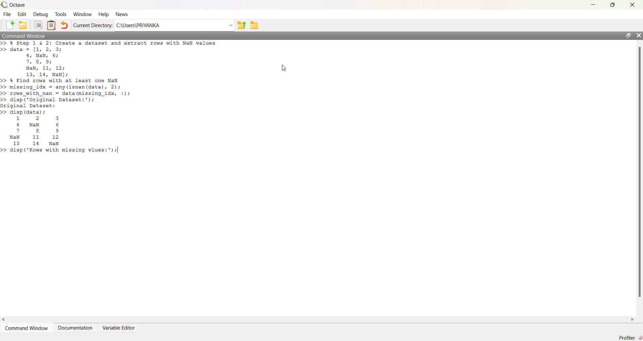  What do you see at coordinates (630, 338) in the screenshot?
I see `Profiler` at bounding box center [630, 338].